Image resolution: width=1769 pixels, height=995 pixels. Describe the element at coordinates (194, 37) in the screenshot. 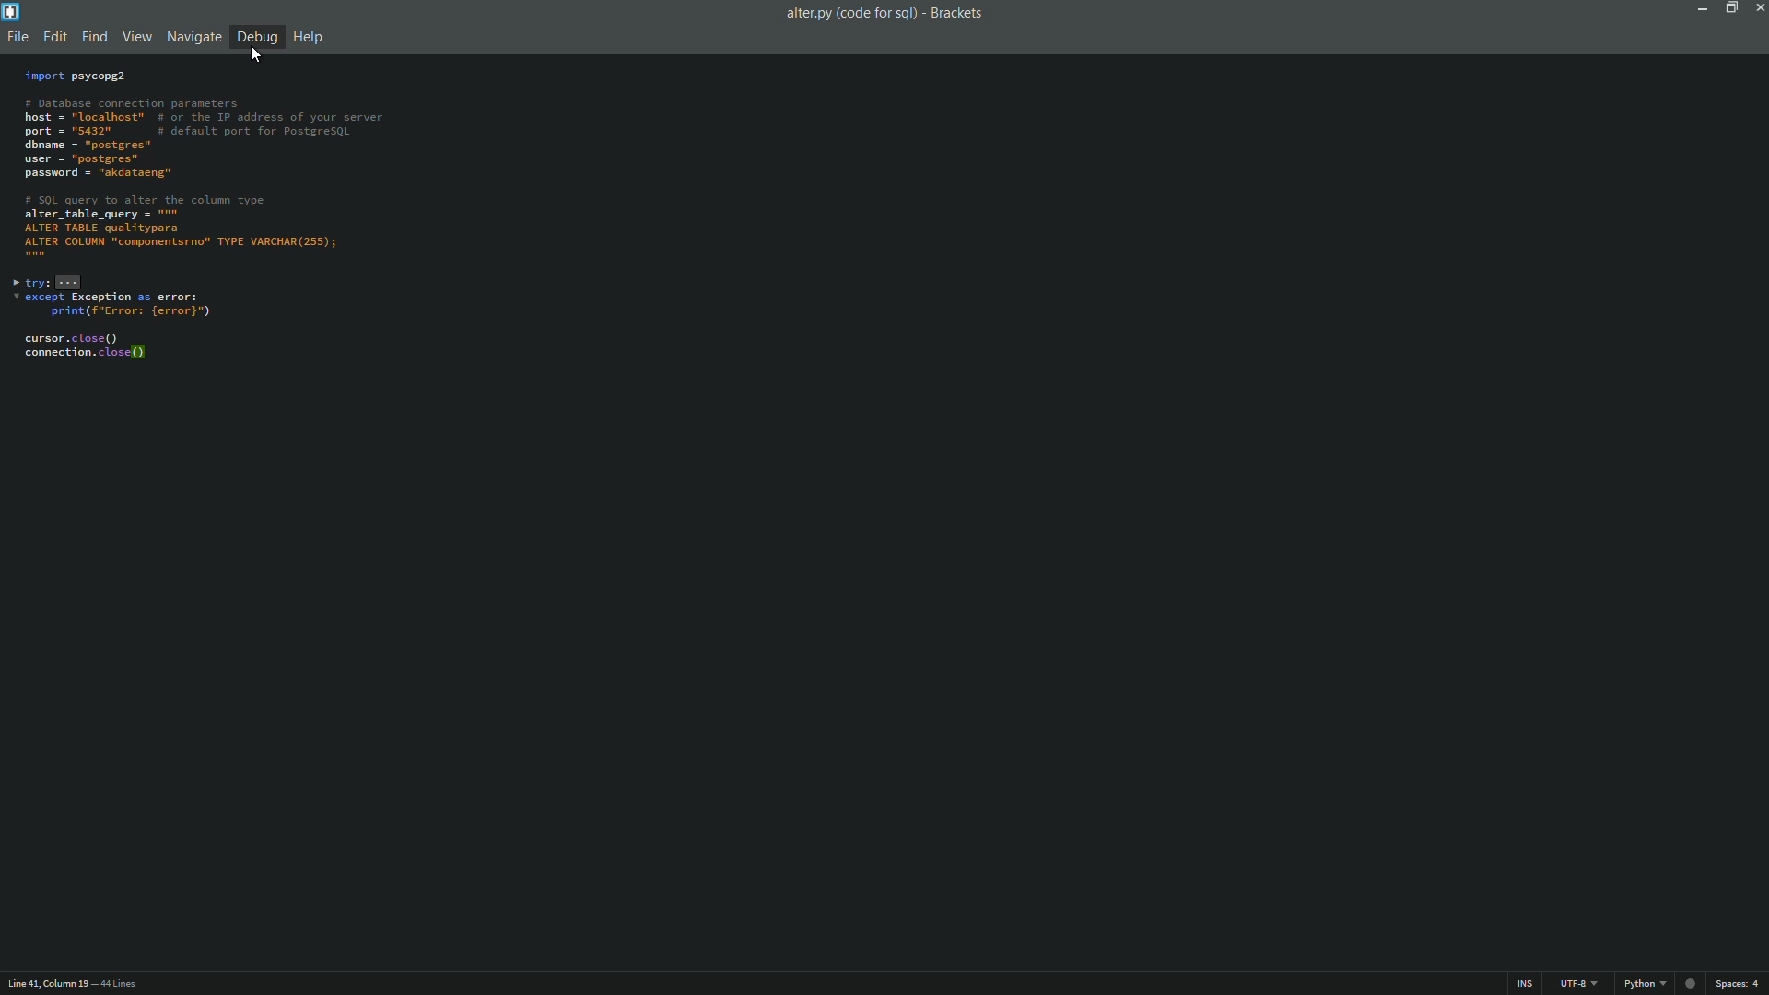

I see `Navigate menu` at that location.